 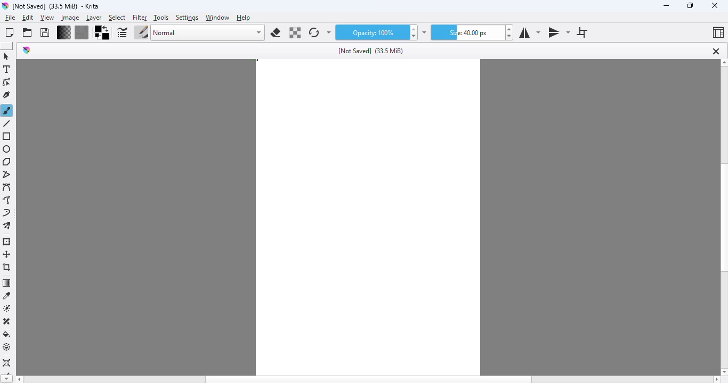 What do you see at coordinates (142, 32) in the screenshot?
I see `choose brush preset` at bounding box center [142, 32].